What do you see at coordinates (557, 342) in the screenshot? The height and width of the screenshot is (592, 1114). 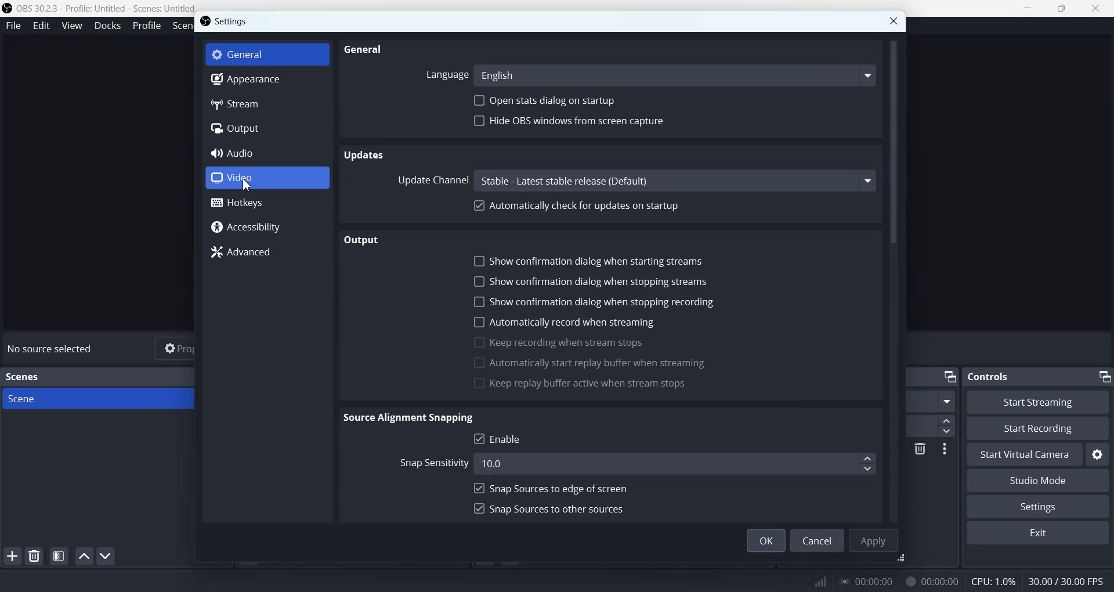 I see `Keep Recording when stream steps` at bounding box center [557, 342].